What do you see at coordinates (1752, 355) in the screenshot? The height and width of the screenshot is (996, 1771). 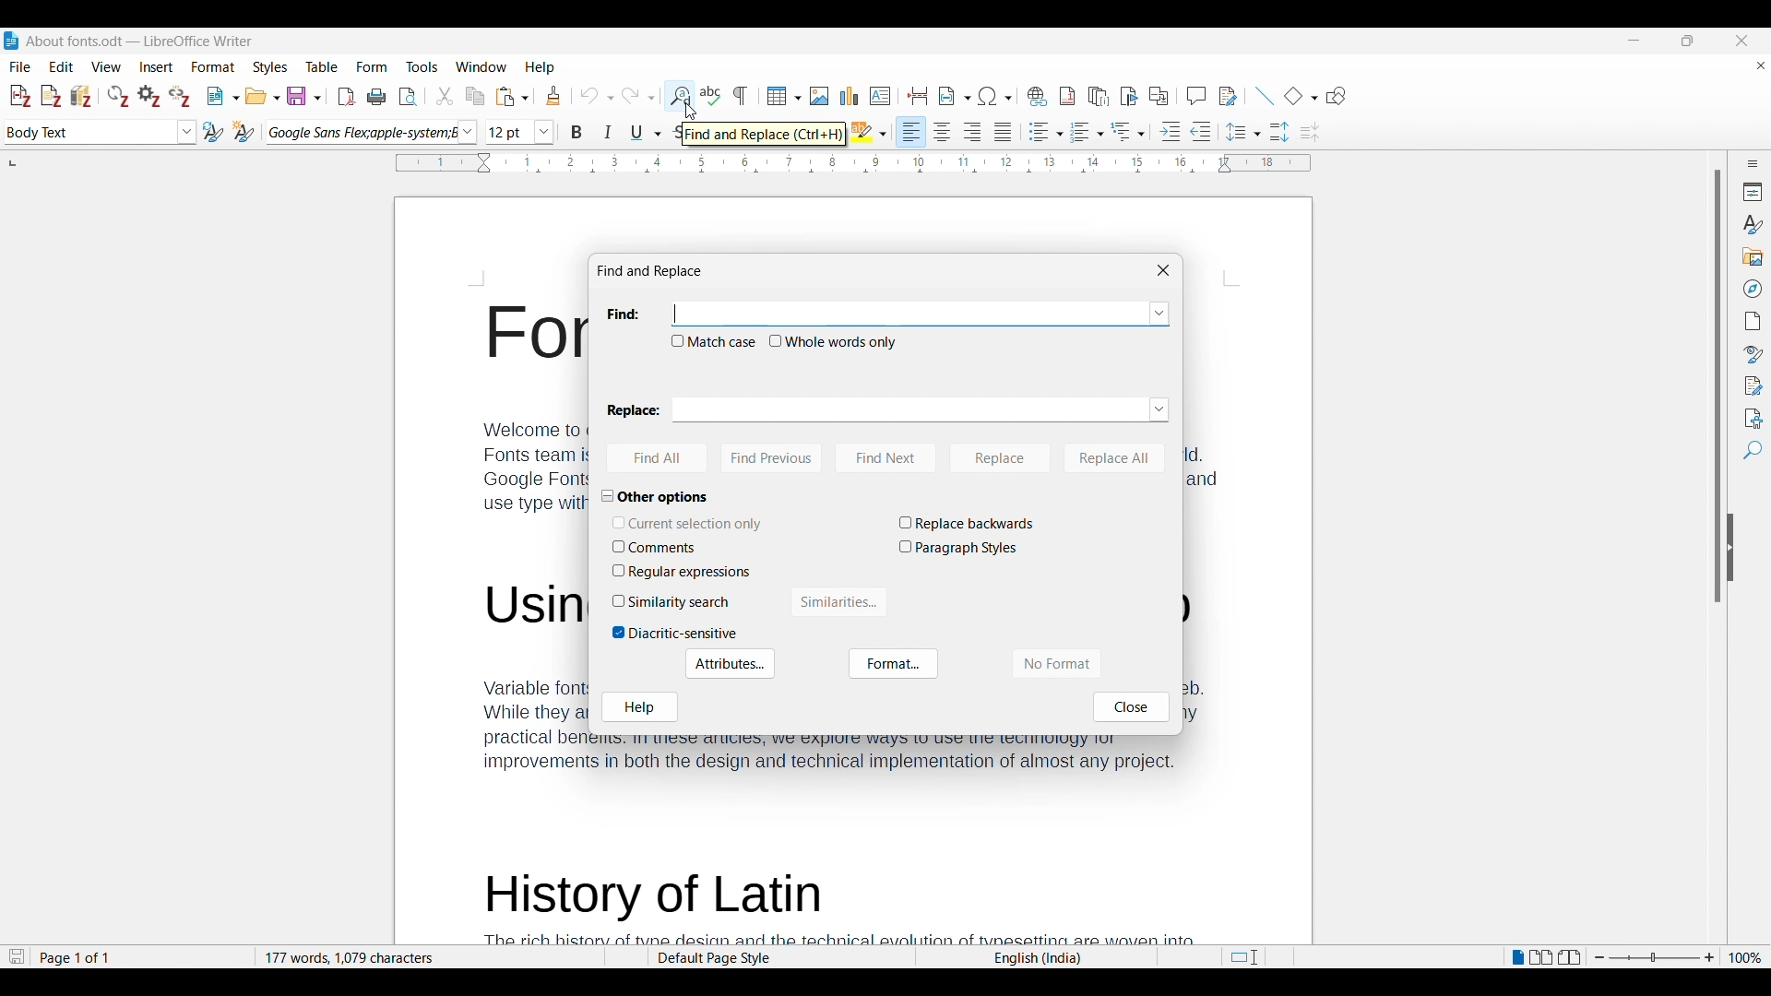 I see `Style inspector` at bounding box center [1752, 355].